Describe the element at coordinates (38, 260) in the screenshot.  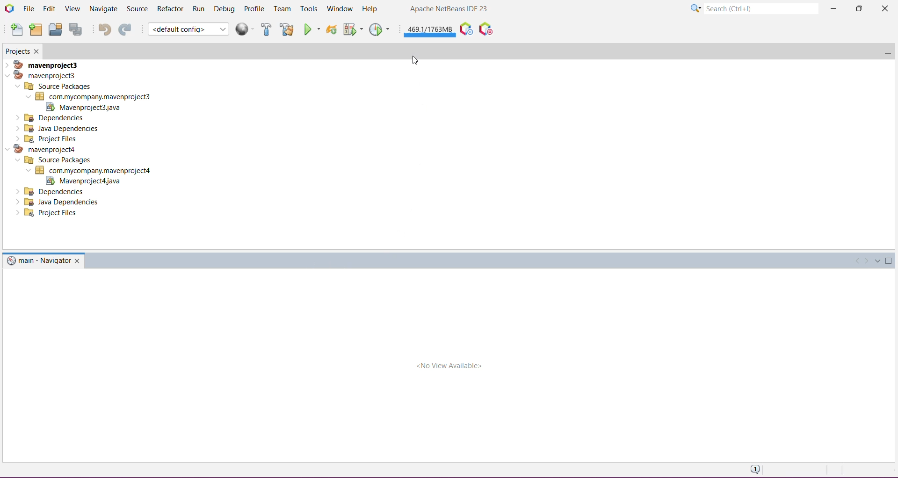
I see `main- Navigator` at that location.